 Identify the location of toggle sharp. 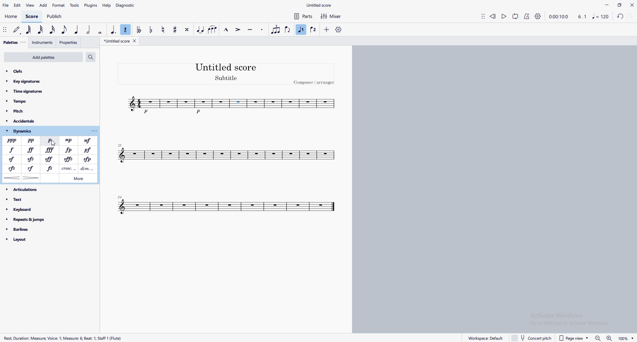
(175, 30).